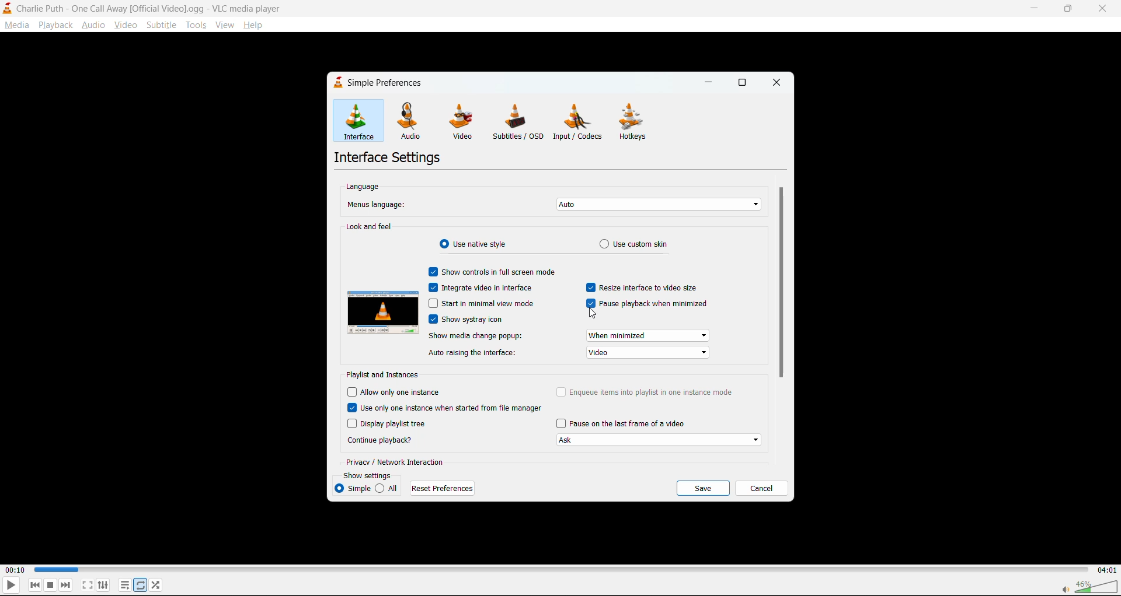 Image resolution: width=1121 pixels, height=596 pixels. What do you see at coordinates (431, 287) in the screenshot?
I see `Checbox` at bounding box center [431, 287].